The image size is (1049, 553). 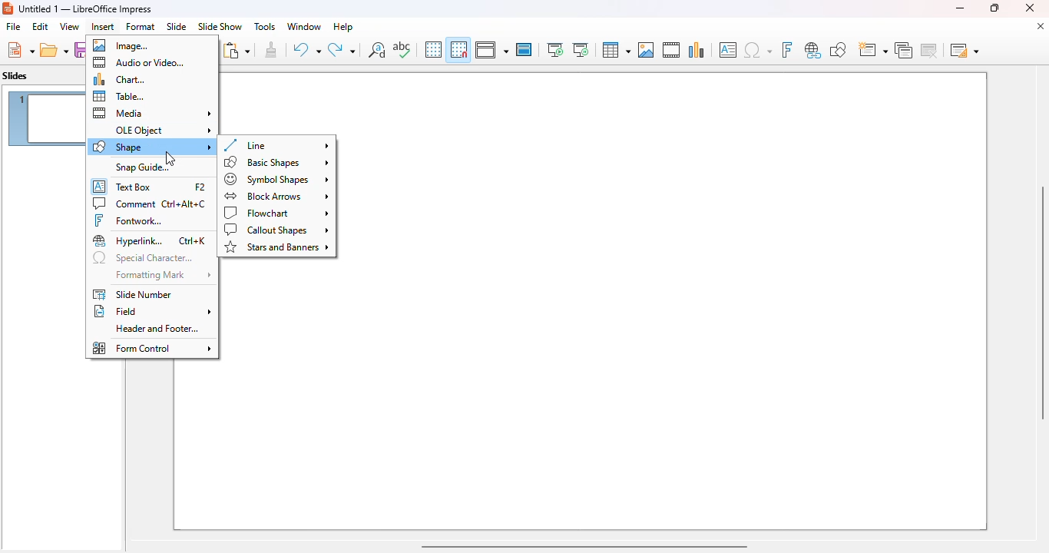 What do you see at coordinates (277, 230) in the screenshot?
I see `callout shapes` at bounding box center [277, 230].